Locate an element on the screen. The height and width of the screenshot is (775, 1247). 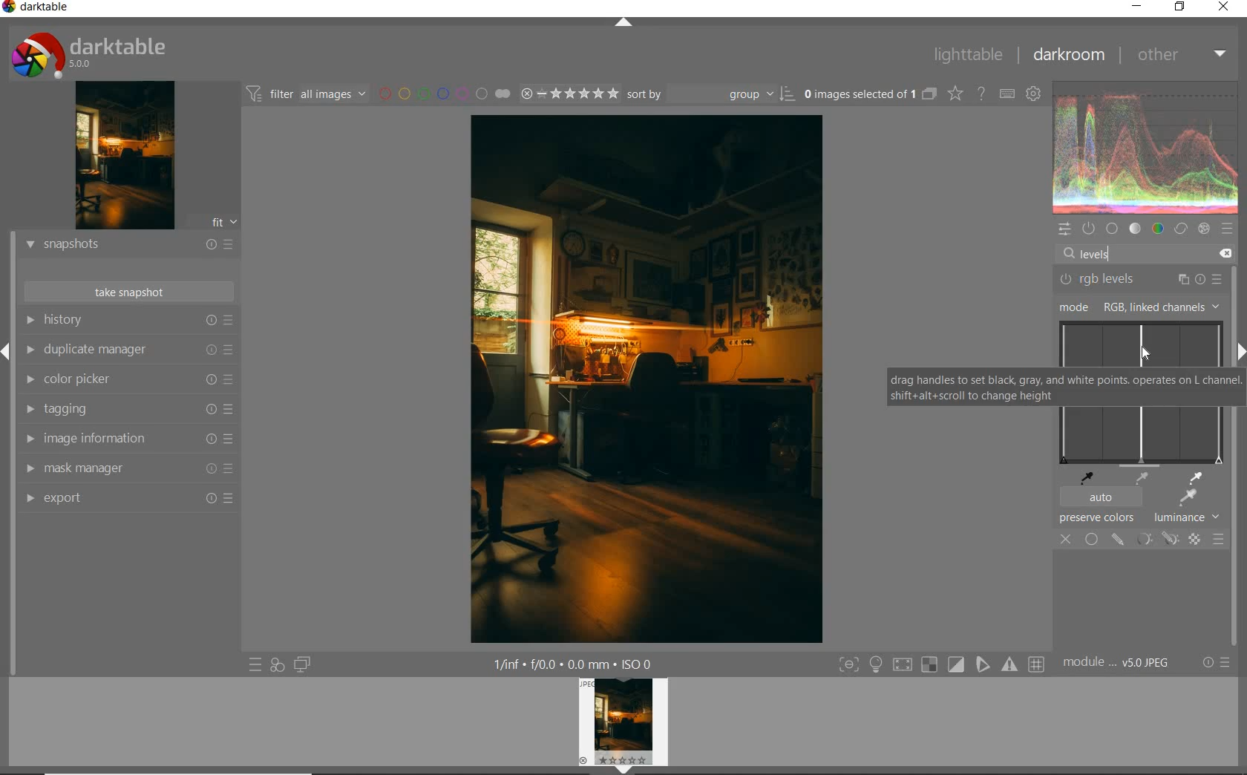
enable online help is located at coordinates (980, 94).